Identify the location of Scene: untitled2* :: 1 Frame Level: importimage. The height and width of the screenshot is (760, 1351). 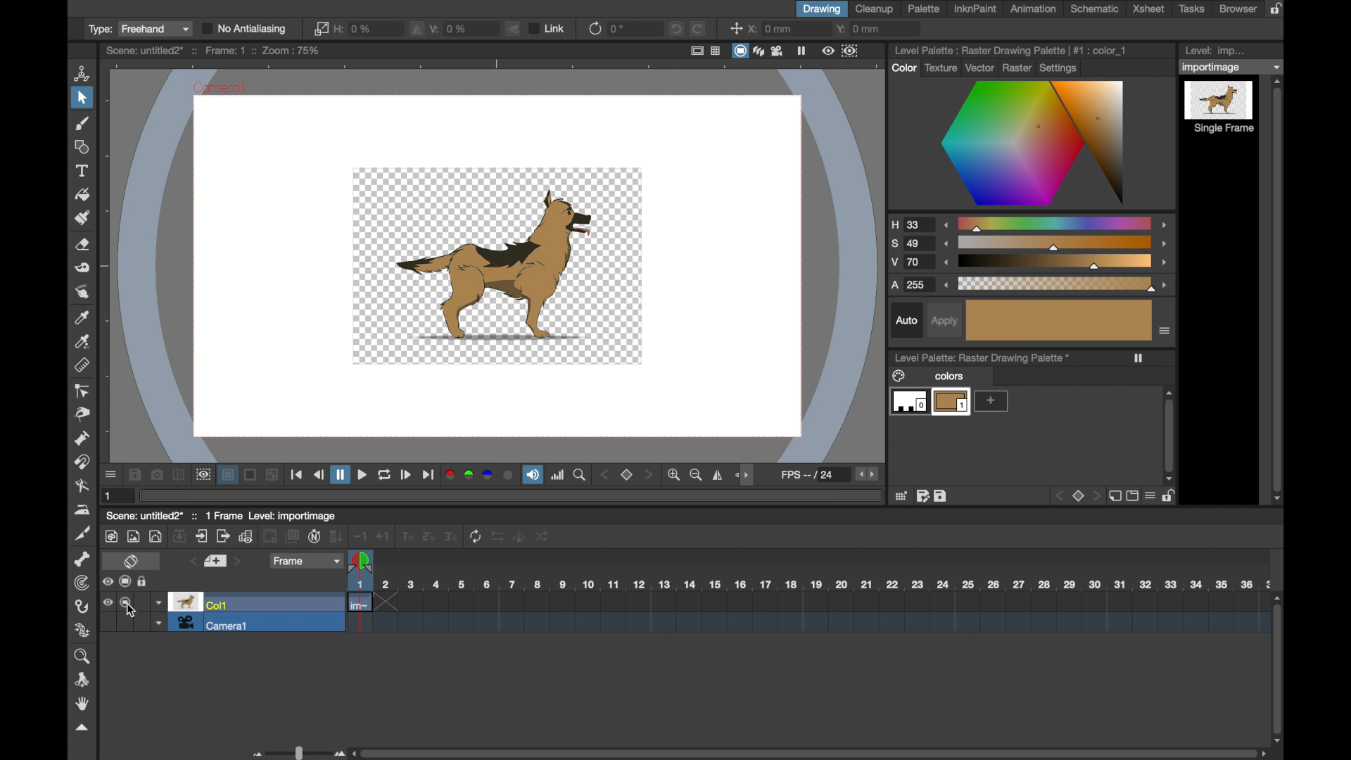
(221, 515).